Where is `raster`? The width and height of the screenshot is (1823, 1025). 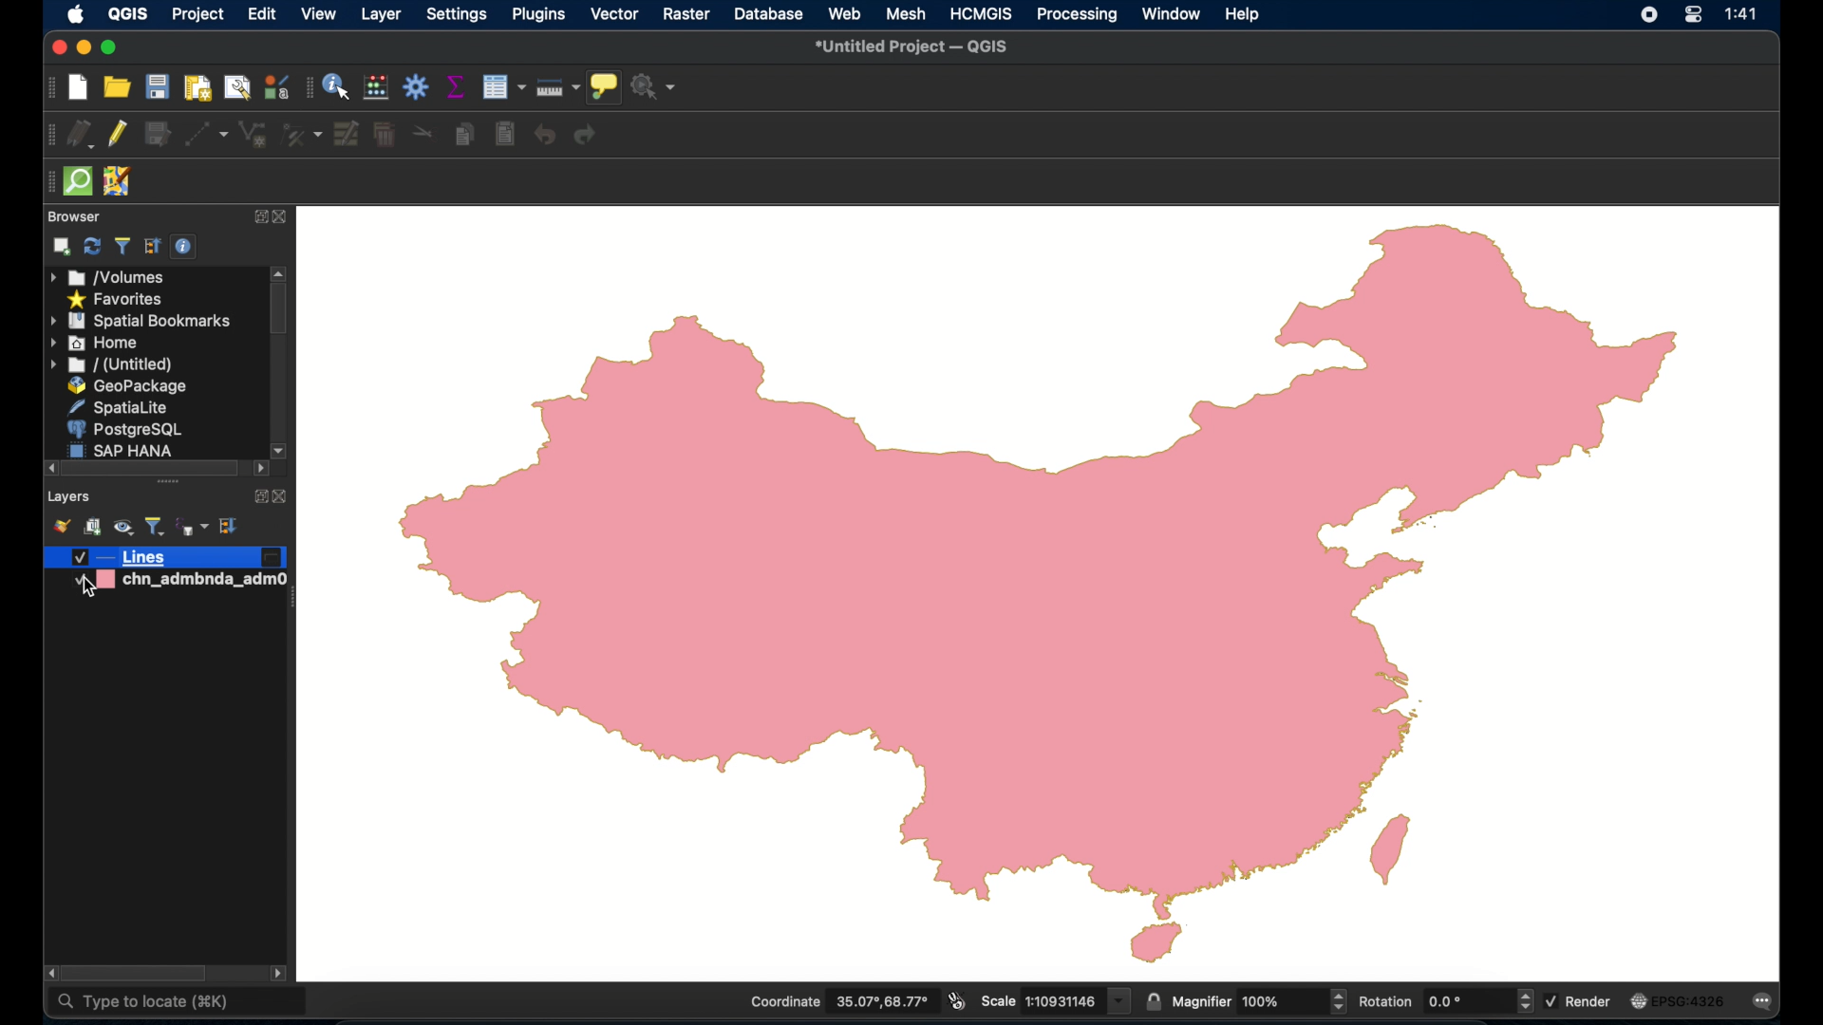
raster is located at coordinates (686, 14).